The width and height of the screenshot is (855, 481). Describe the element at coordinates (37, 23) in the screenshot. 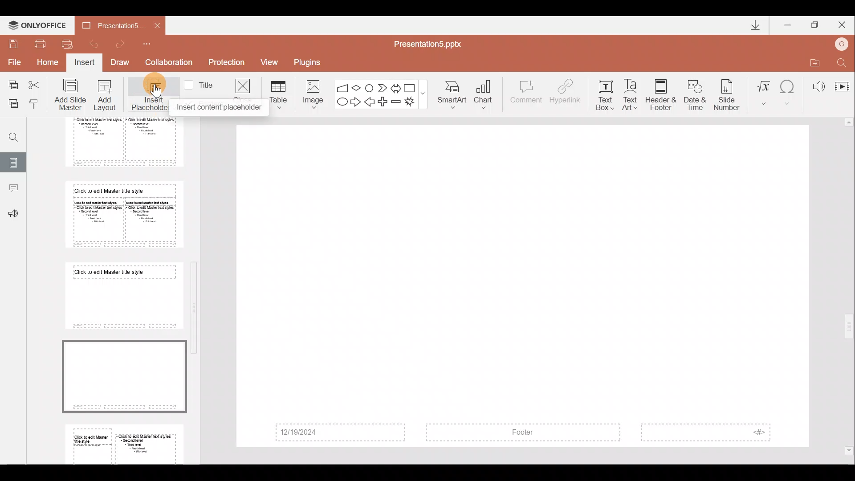

I see `ONLYOFFICE` at that location.